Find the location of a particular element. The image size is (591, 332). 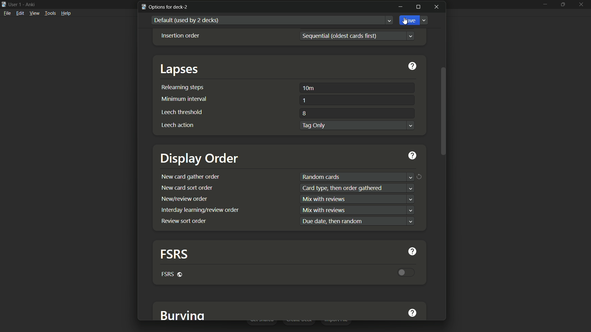

maximize is located at coordinates (564, 4).